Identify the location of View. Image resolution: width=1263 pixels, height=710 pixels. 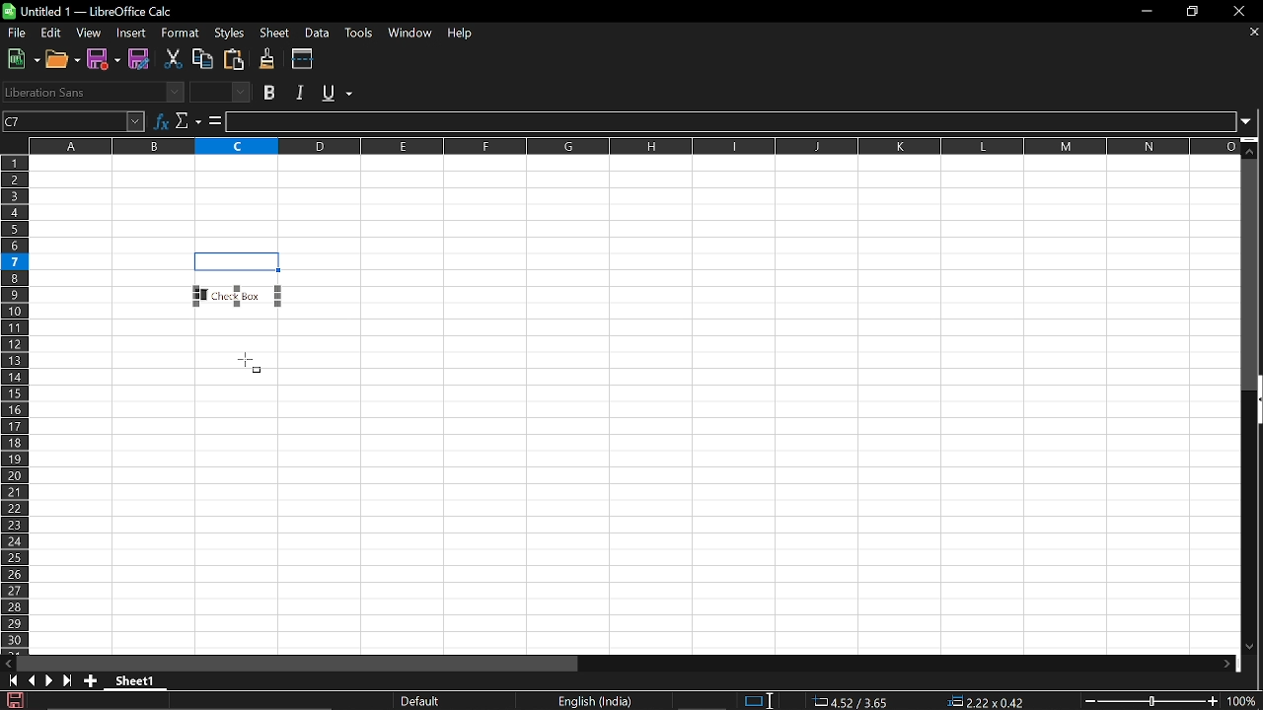
(89, 34).